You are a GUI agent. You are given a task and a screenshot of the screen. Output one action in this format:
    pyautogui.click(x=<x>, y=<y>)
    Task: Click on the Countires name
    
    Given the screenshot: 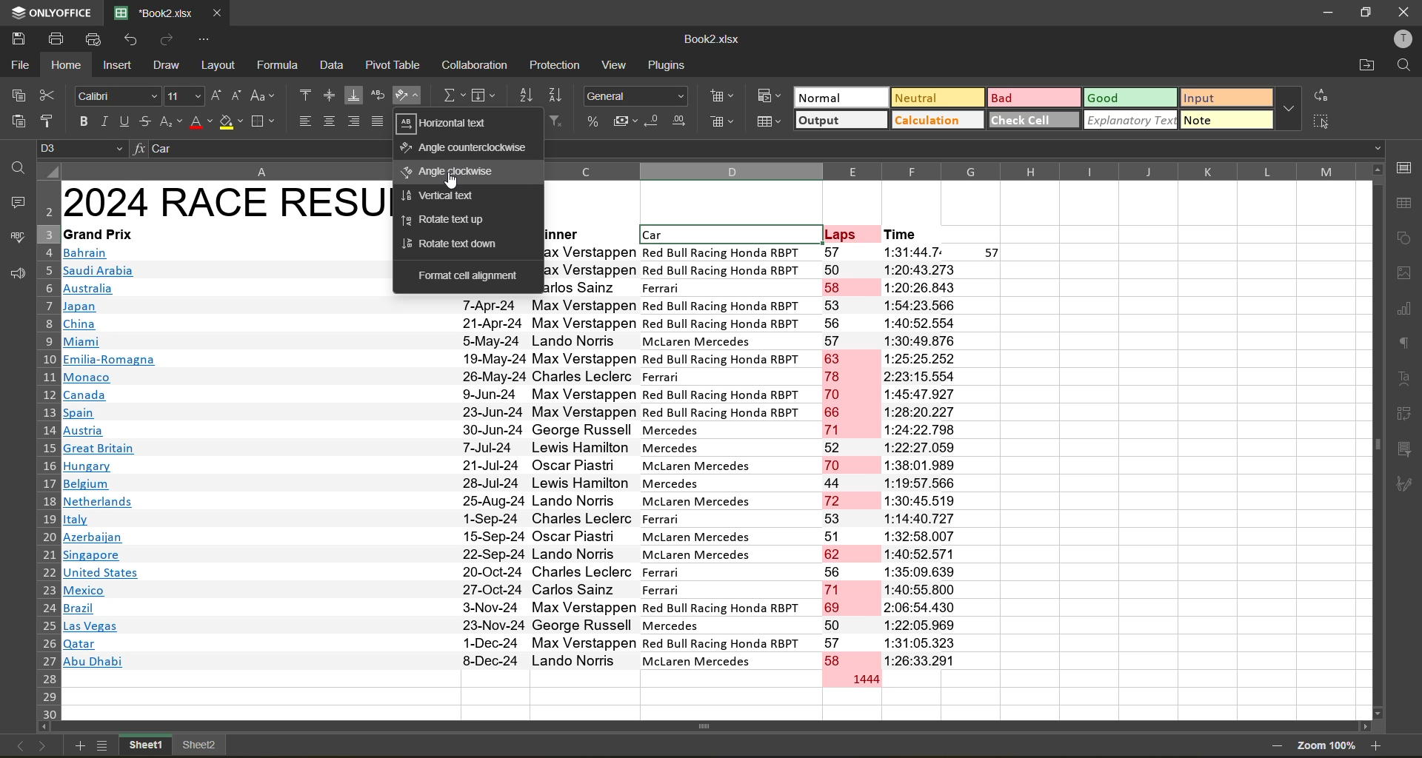 What is the action you would take?
    pyautogui.click(x=113, y=459)
    